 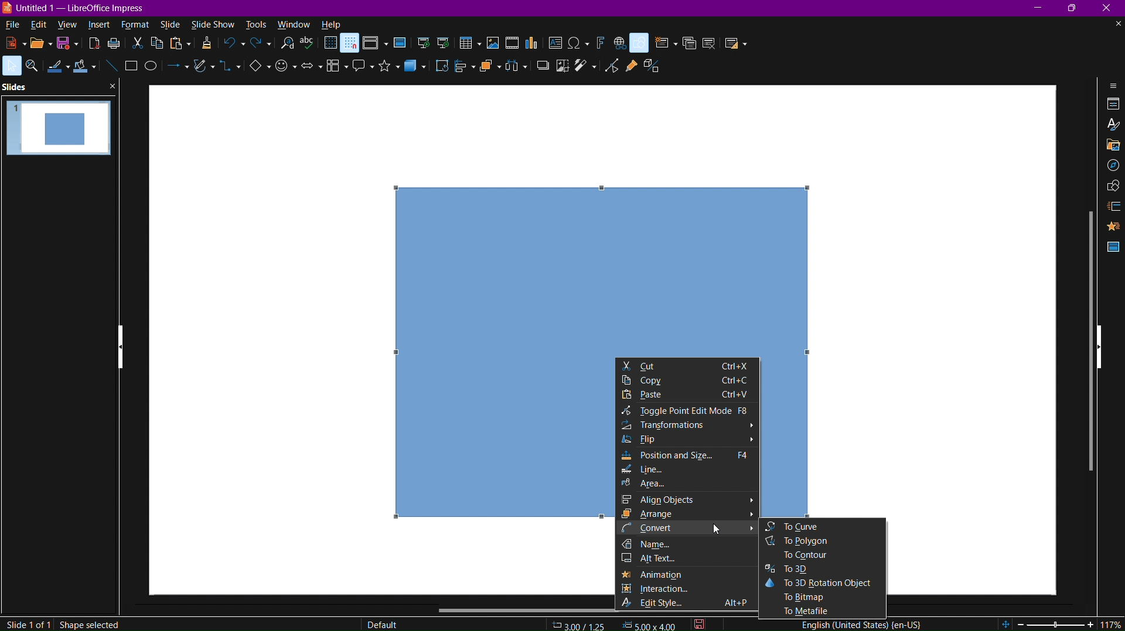 What do you see at coordinates (293, 23) in the screenshot?
I see `window` at bounding box center [293, 23].